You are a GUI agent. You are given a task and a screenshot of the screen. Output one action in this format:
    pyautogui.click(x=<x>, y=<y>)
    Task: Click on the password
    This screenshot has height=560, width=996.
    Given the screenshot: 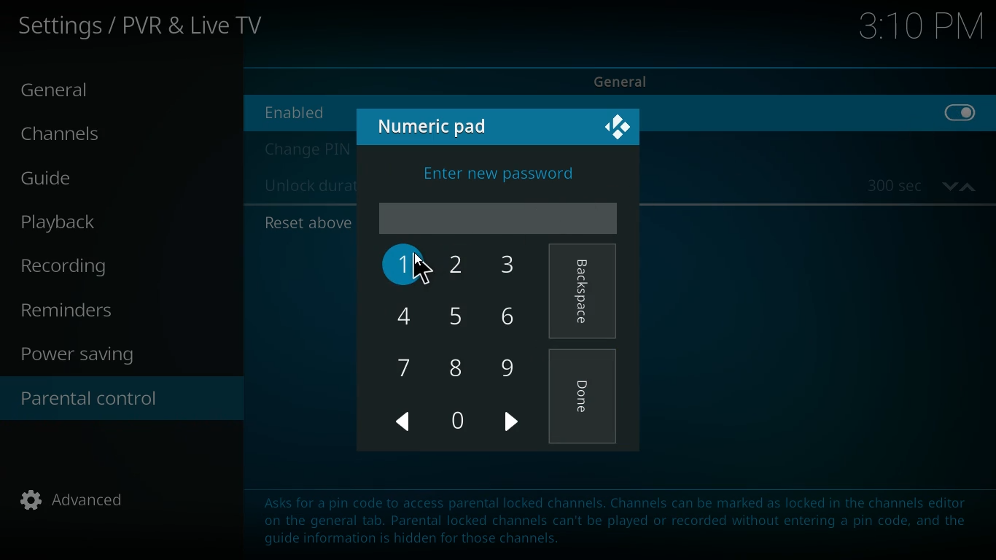 What is the action you would take?
    pyautogui.click(x=498, y=217)
    